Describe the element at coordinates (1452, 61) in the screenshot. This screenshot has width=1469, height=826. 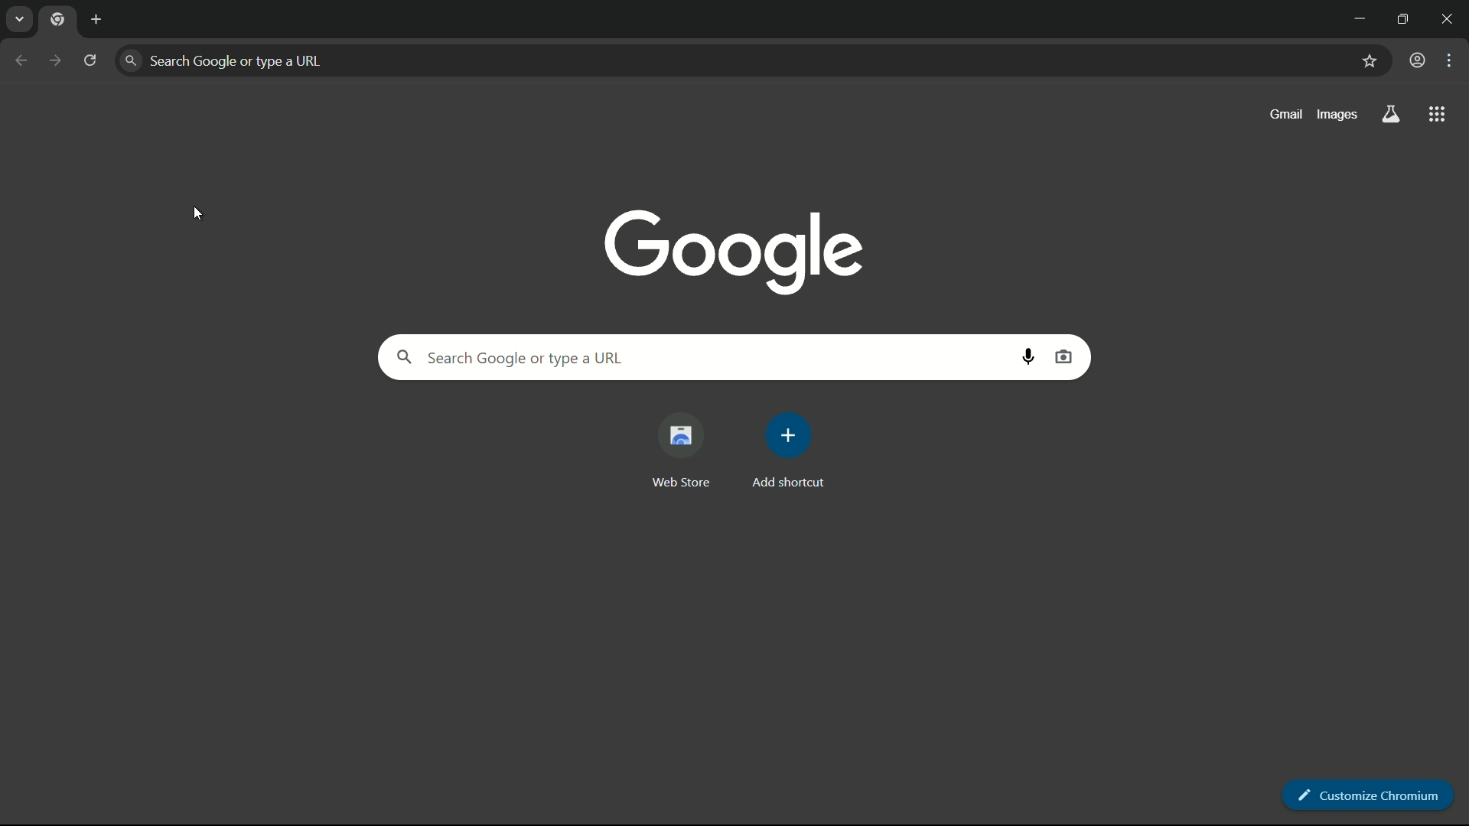
I see `customize` at that location.